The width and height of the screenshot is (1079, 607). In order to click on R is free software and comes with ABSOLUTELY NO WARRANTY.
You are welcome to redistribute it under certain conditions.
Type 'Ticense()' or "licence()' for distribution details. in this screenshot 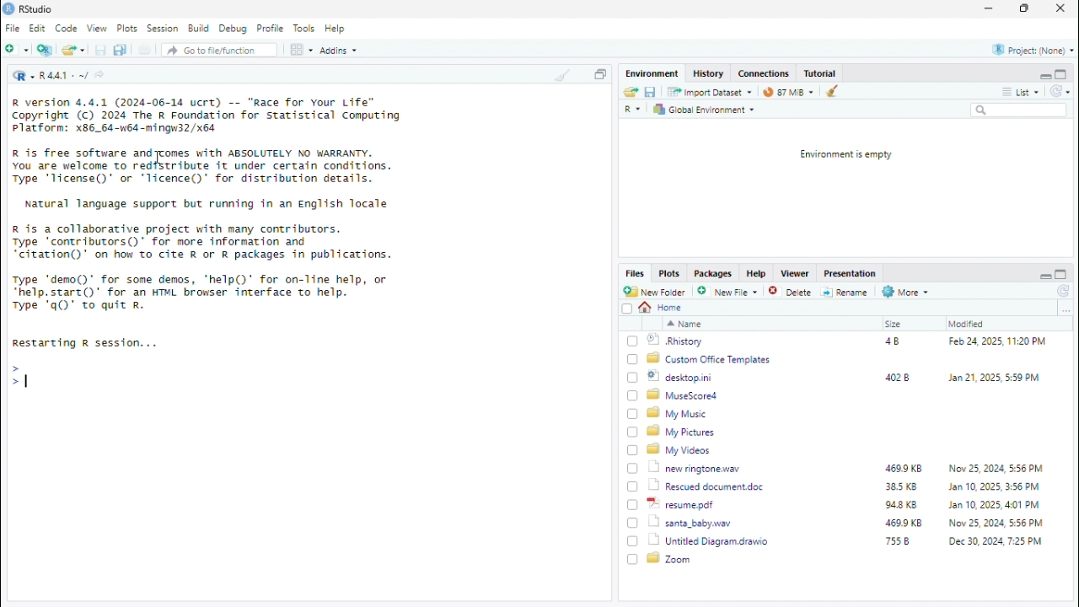, I will do `click(204, 168)`.